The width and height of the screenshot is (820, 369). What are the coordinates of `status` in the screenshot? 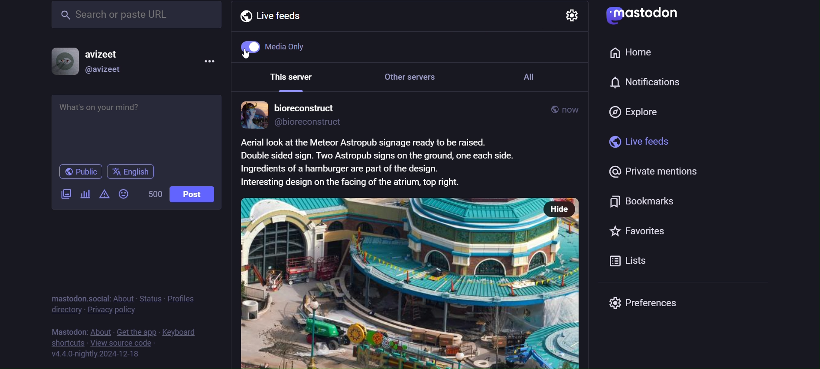 It's located at (148, 295).